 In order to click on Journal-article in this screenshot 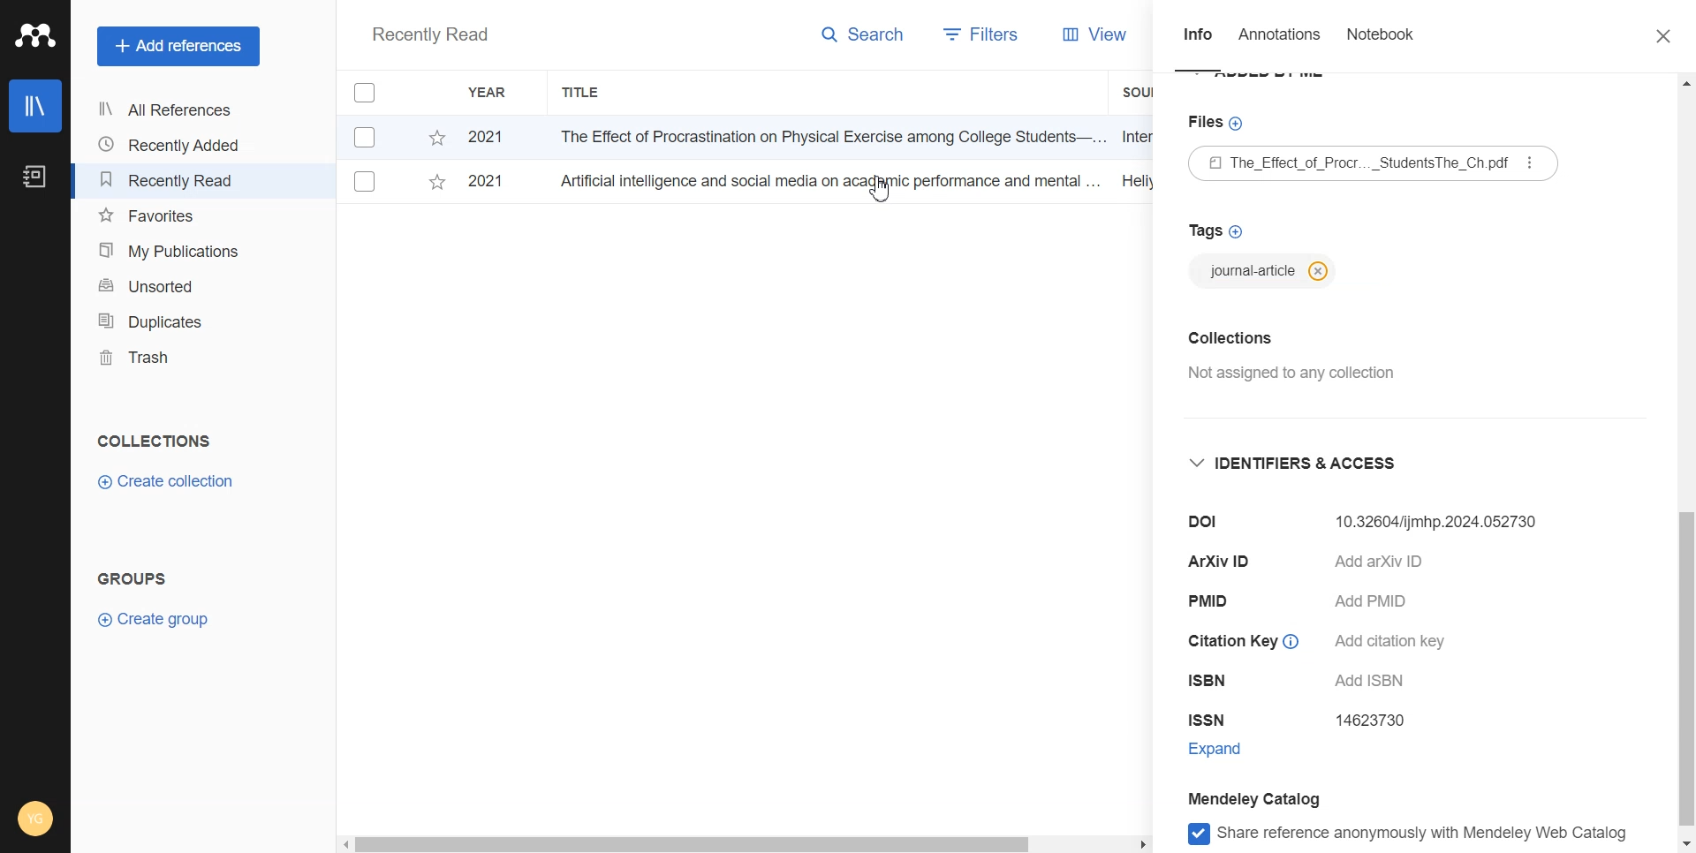, I will do `click(1266, 270)`.